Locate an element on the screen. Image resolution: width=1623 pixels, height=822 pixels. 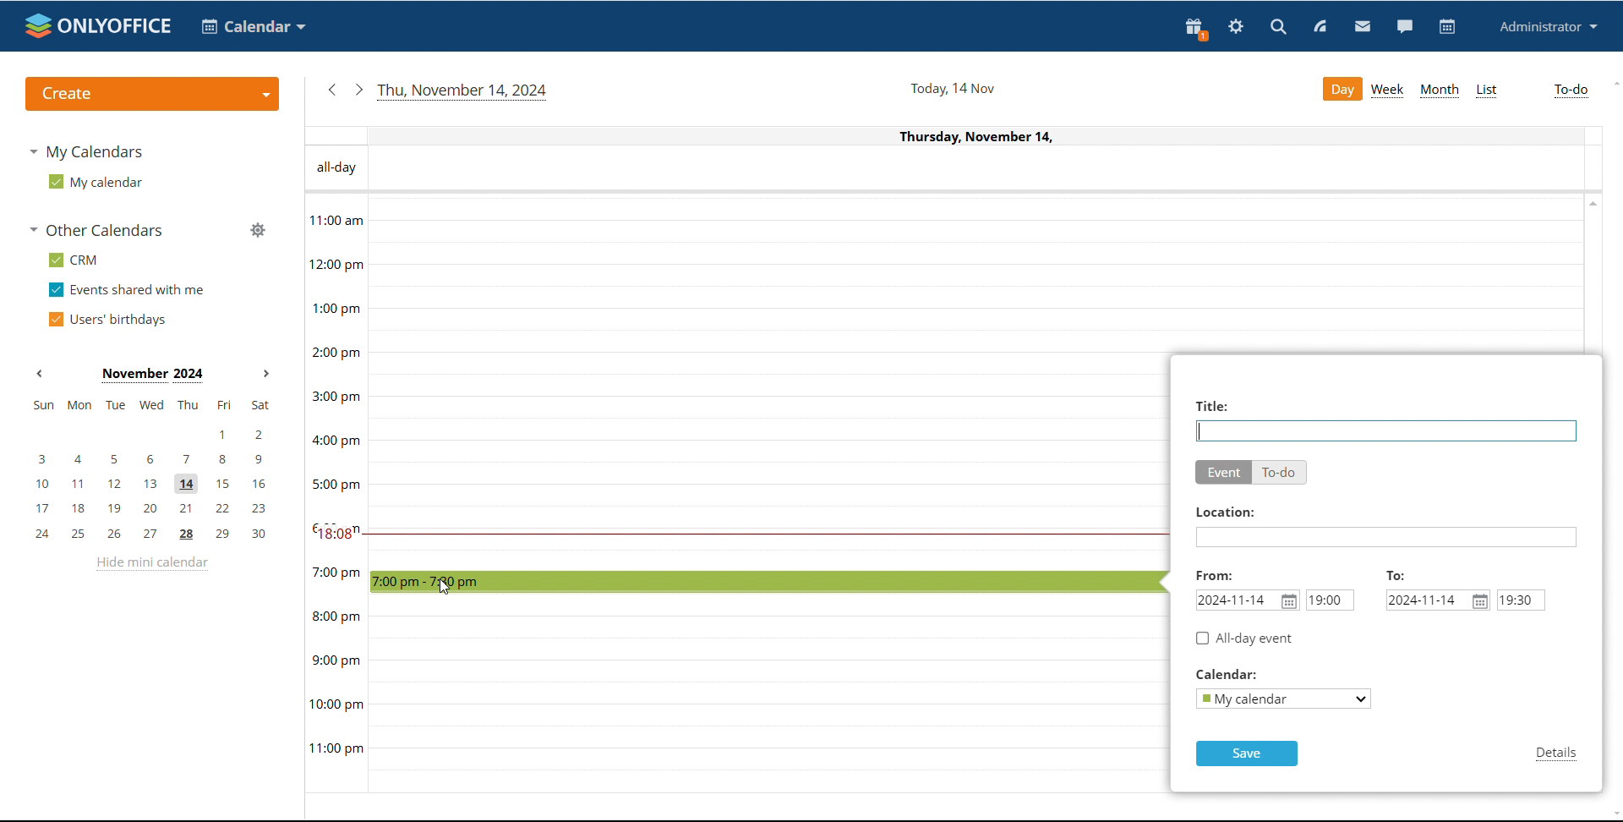
time block selected is located at coordinates (766, 581).